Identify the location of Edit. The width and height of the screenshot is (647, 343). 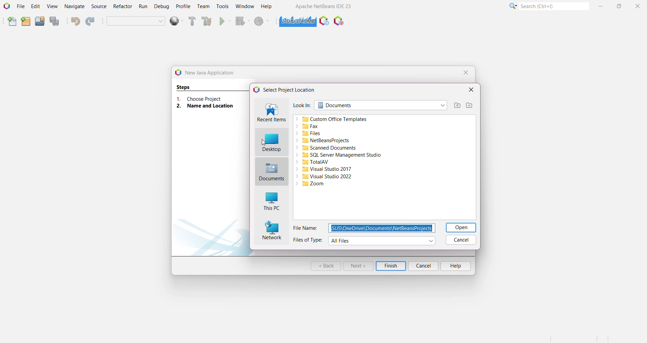
(35, 7).